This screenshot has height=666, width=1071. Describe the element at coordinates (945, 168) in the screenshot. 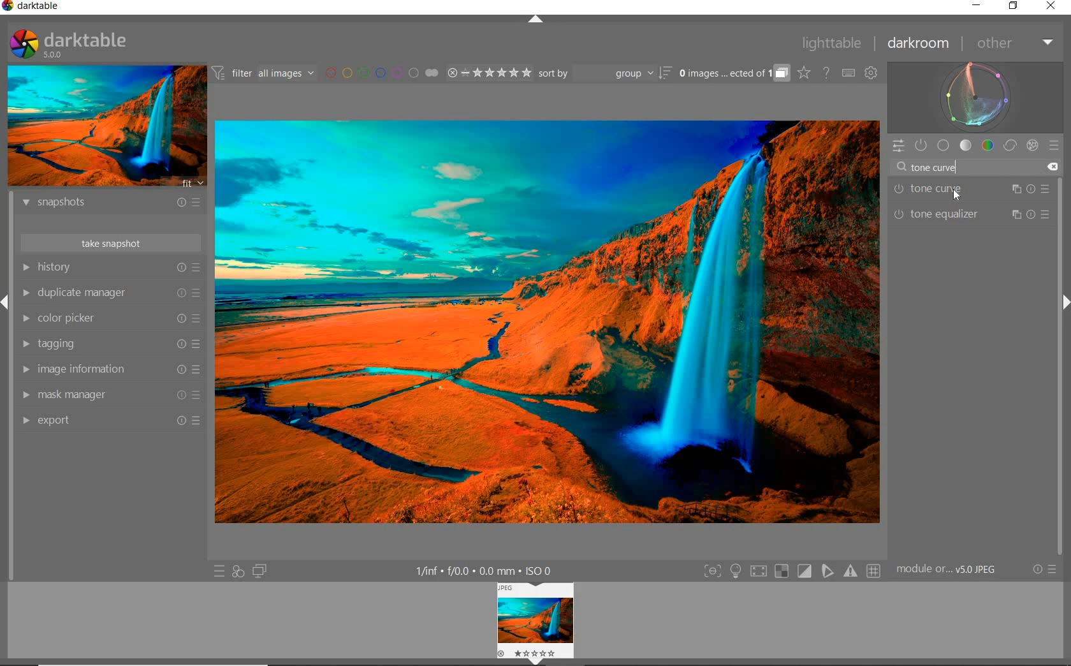

I see `TONE` at that location.